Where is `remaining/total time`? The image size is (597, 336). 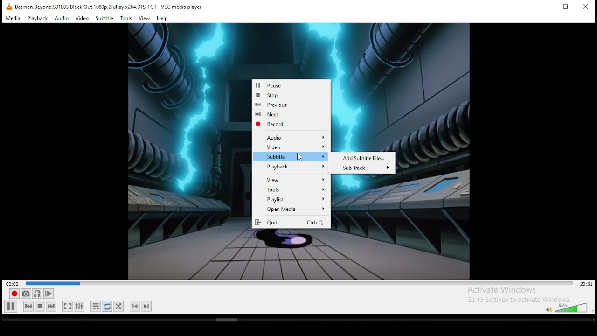 remaining/total time is located at coordinates (586, 284).